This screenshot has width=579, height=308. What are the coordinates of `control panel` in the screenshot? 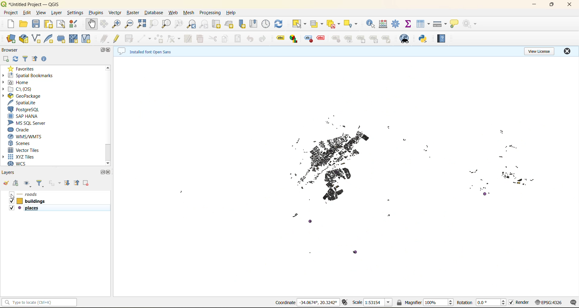 It's located at (266, 24).